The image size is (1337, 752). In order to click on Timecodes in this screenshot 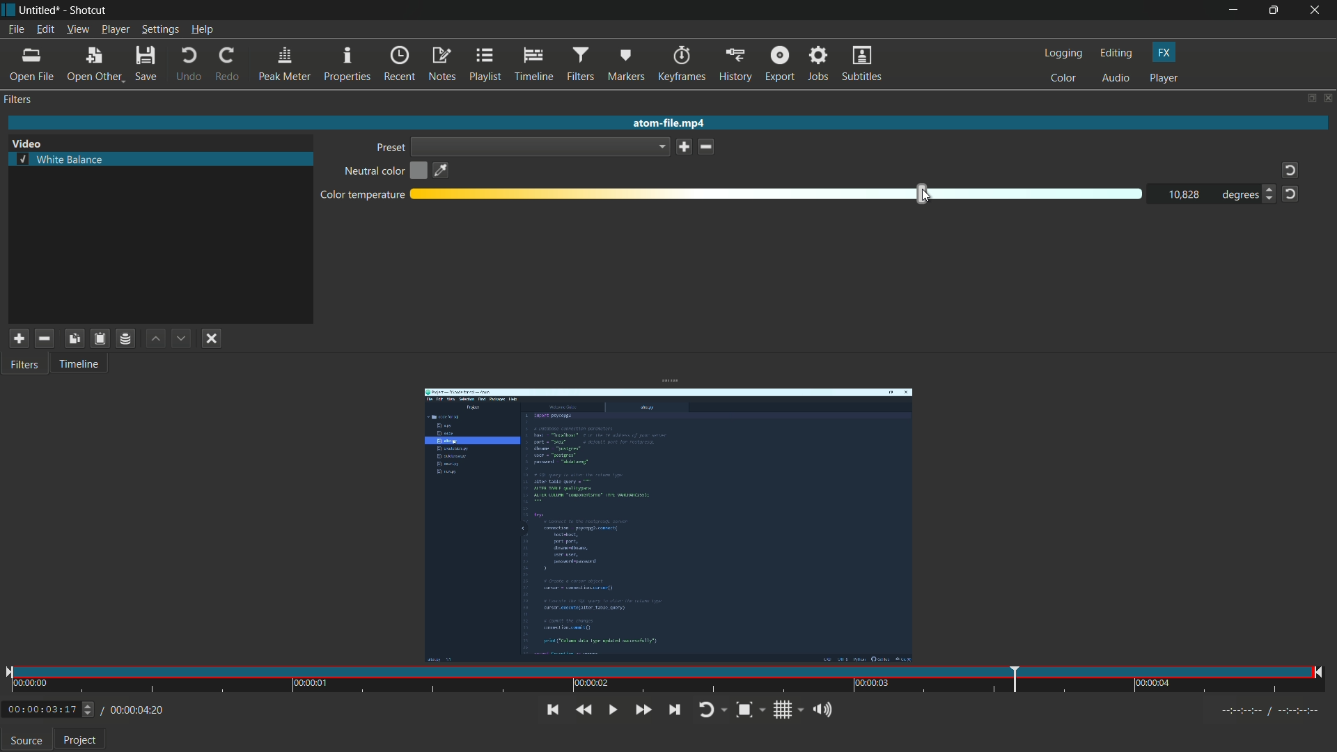, I will do `click(1261, 710)`.